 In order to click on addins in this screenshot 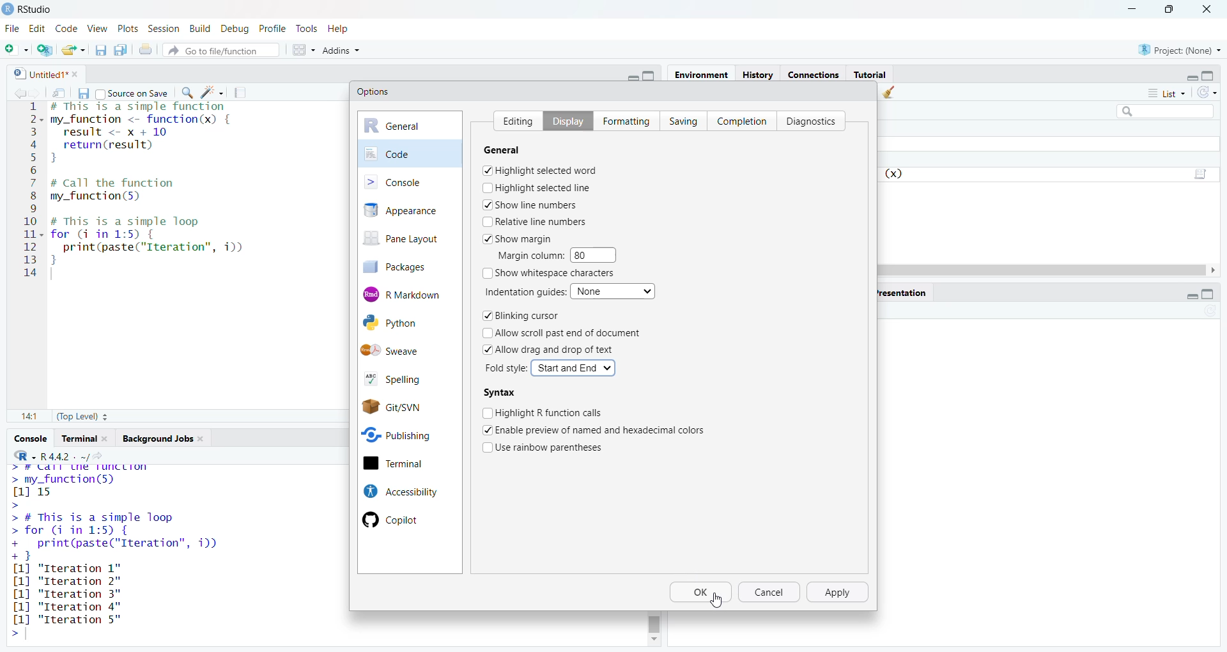, I will do `click(341, 49)`.